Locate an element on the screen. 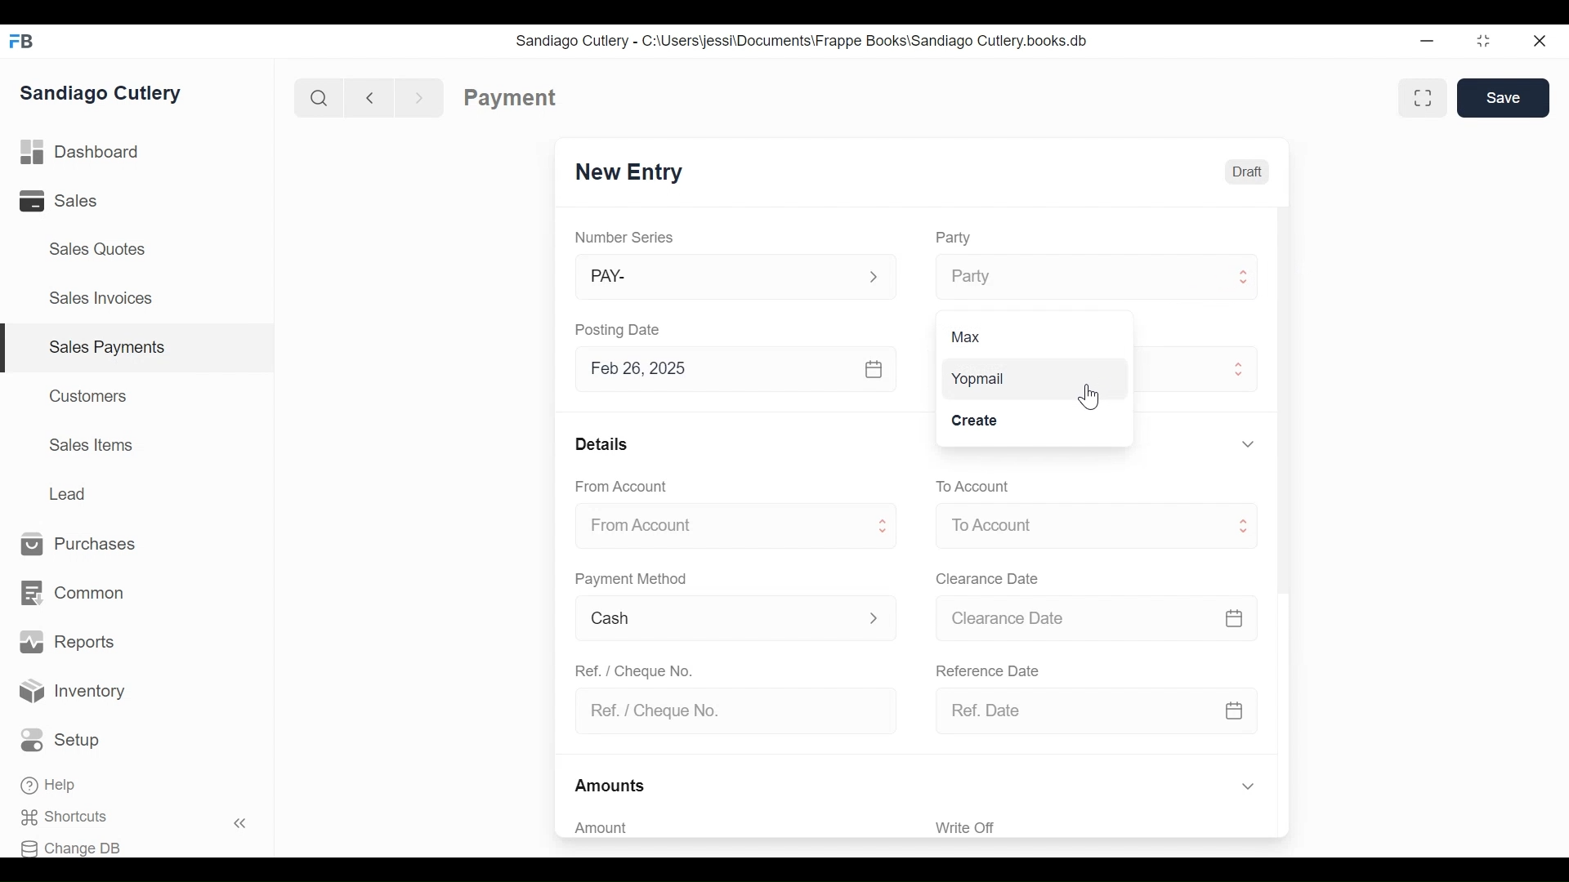 This screenshot has width=1569, height=882. Ref. / Cheque No. is located at coordinates (633, 670).